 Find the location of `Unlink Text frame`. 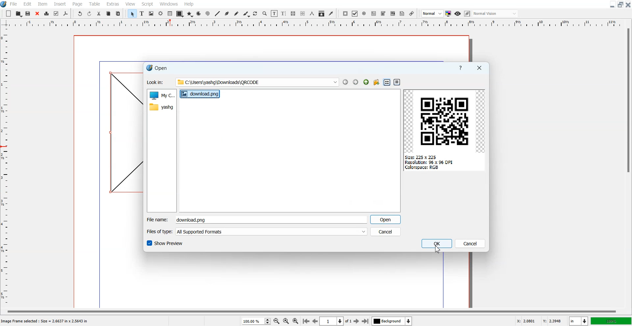

Unlink Text frame is located at coordinates (303, 14).